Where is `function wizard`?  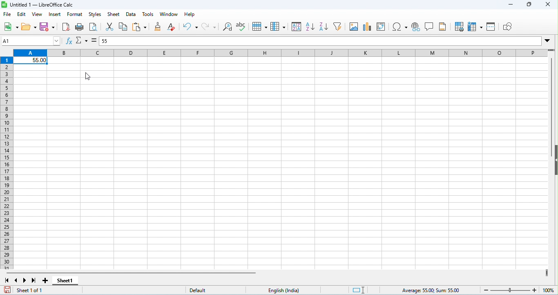 function wizard is located at coordinates (70, 41).